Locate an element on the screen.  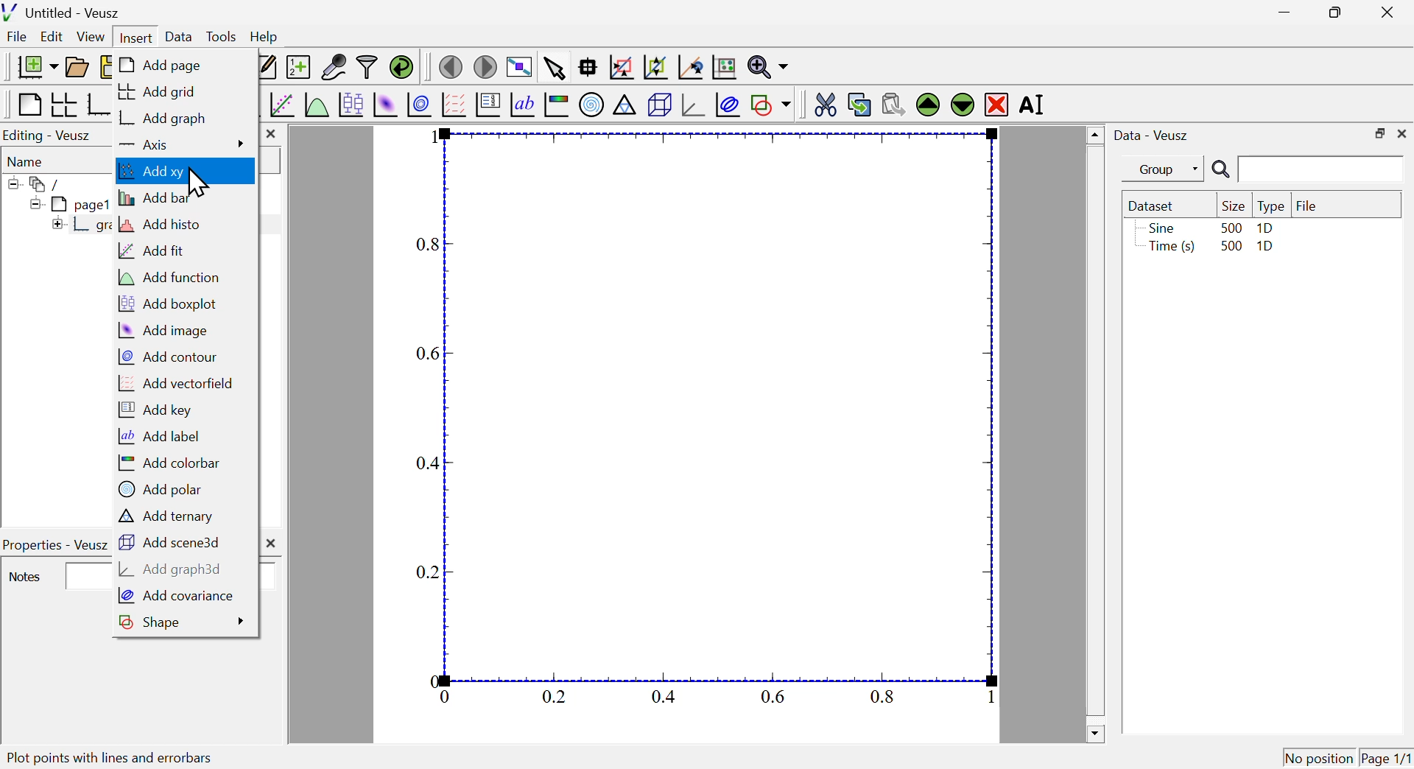
tools is located at coordinates (222, 35).